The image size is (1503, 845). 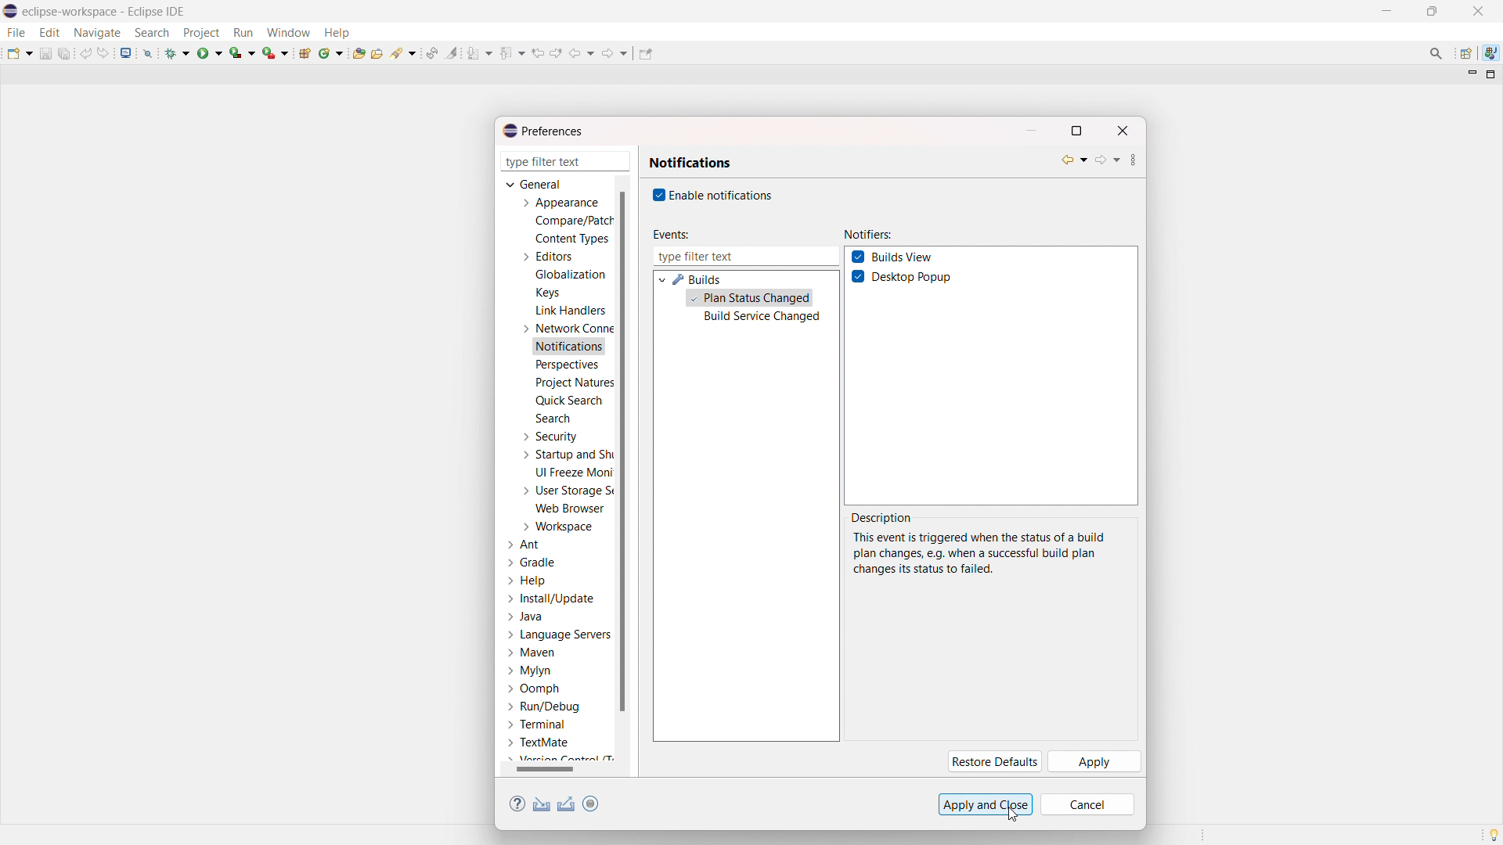 I want to click on type filter text, so click(x=567, y=161).